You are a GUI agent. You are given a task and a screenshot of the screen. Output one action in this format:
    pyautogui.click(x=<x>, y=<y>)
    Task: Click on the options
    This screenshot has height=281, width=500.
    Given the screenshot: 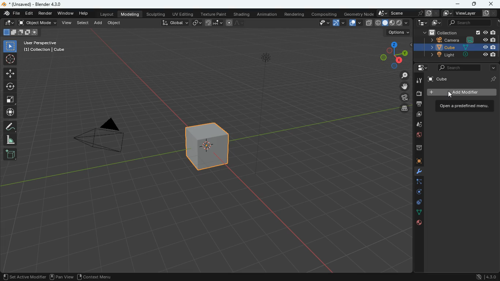 What is the action you would take?
    pyautogui.click(x=398, y=33)
    